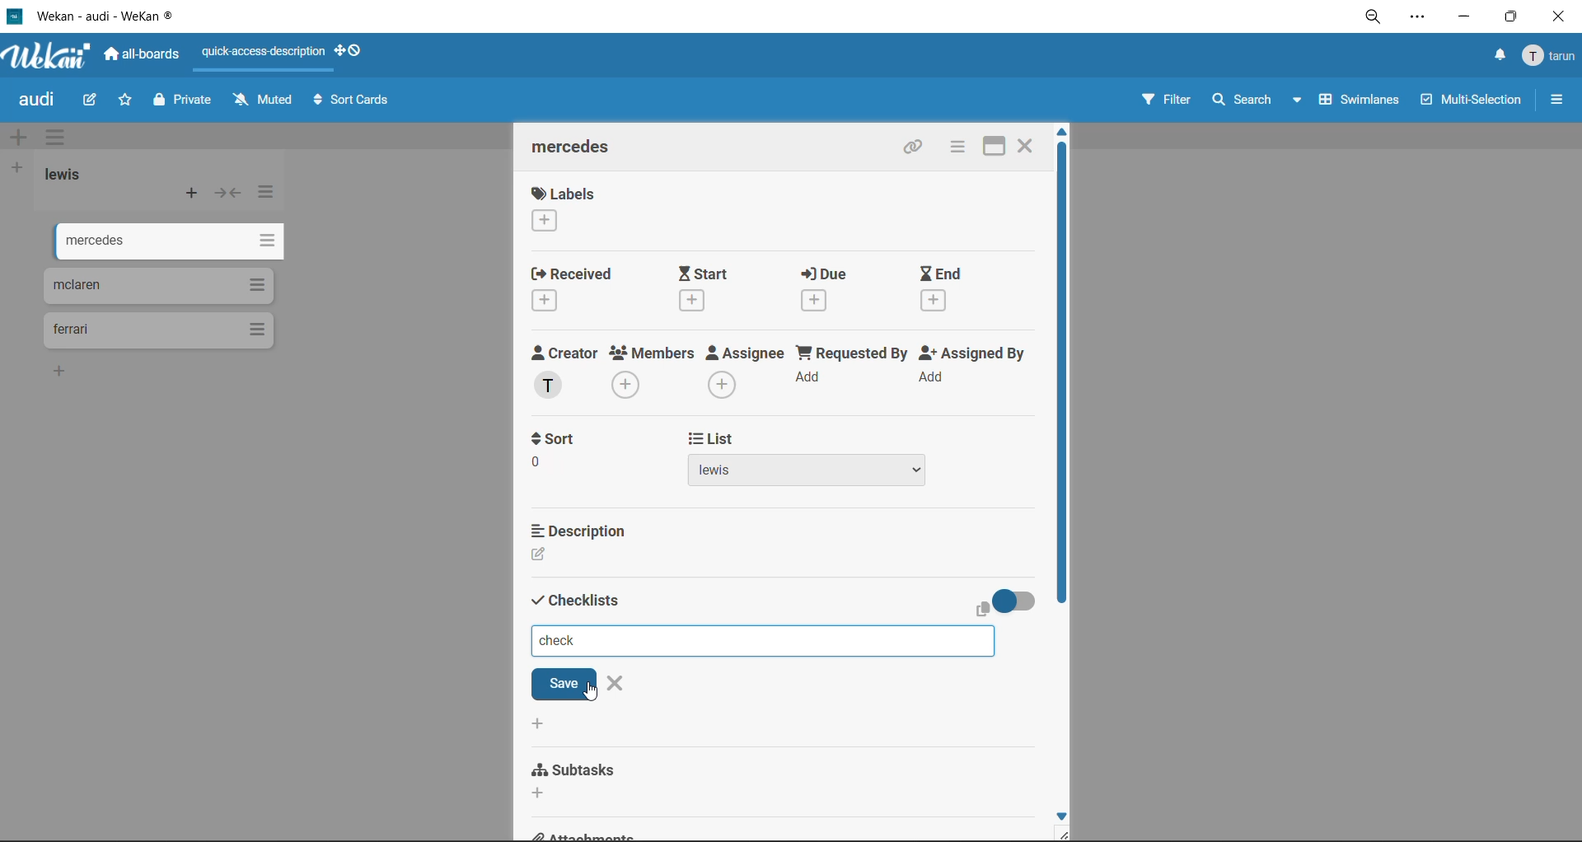  Describe the element at coordinates (166, 330) in the screenshot. I see `cards` at that location.